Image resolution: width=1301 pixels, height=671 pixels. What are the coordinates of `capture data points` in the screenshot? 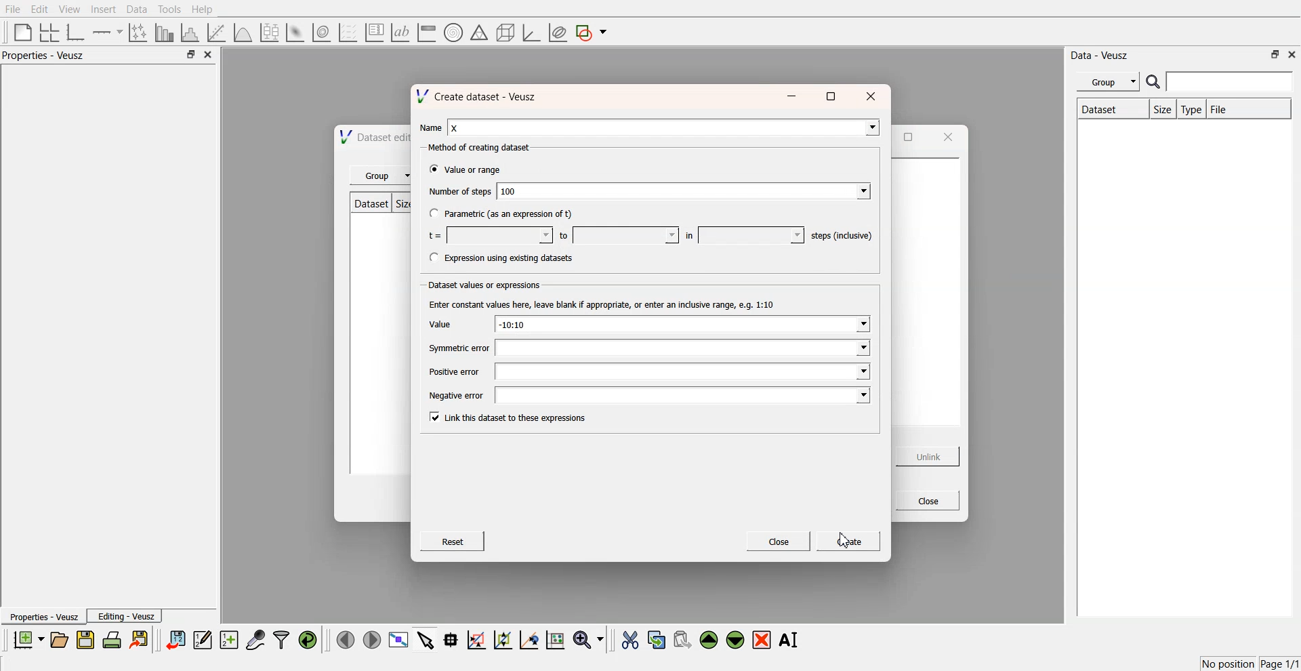 It's located at (256, 640).